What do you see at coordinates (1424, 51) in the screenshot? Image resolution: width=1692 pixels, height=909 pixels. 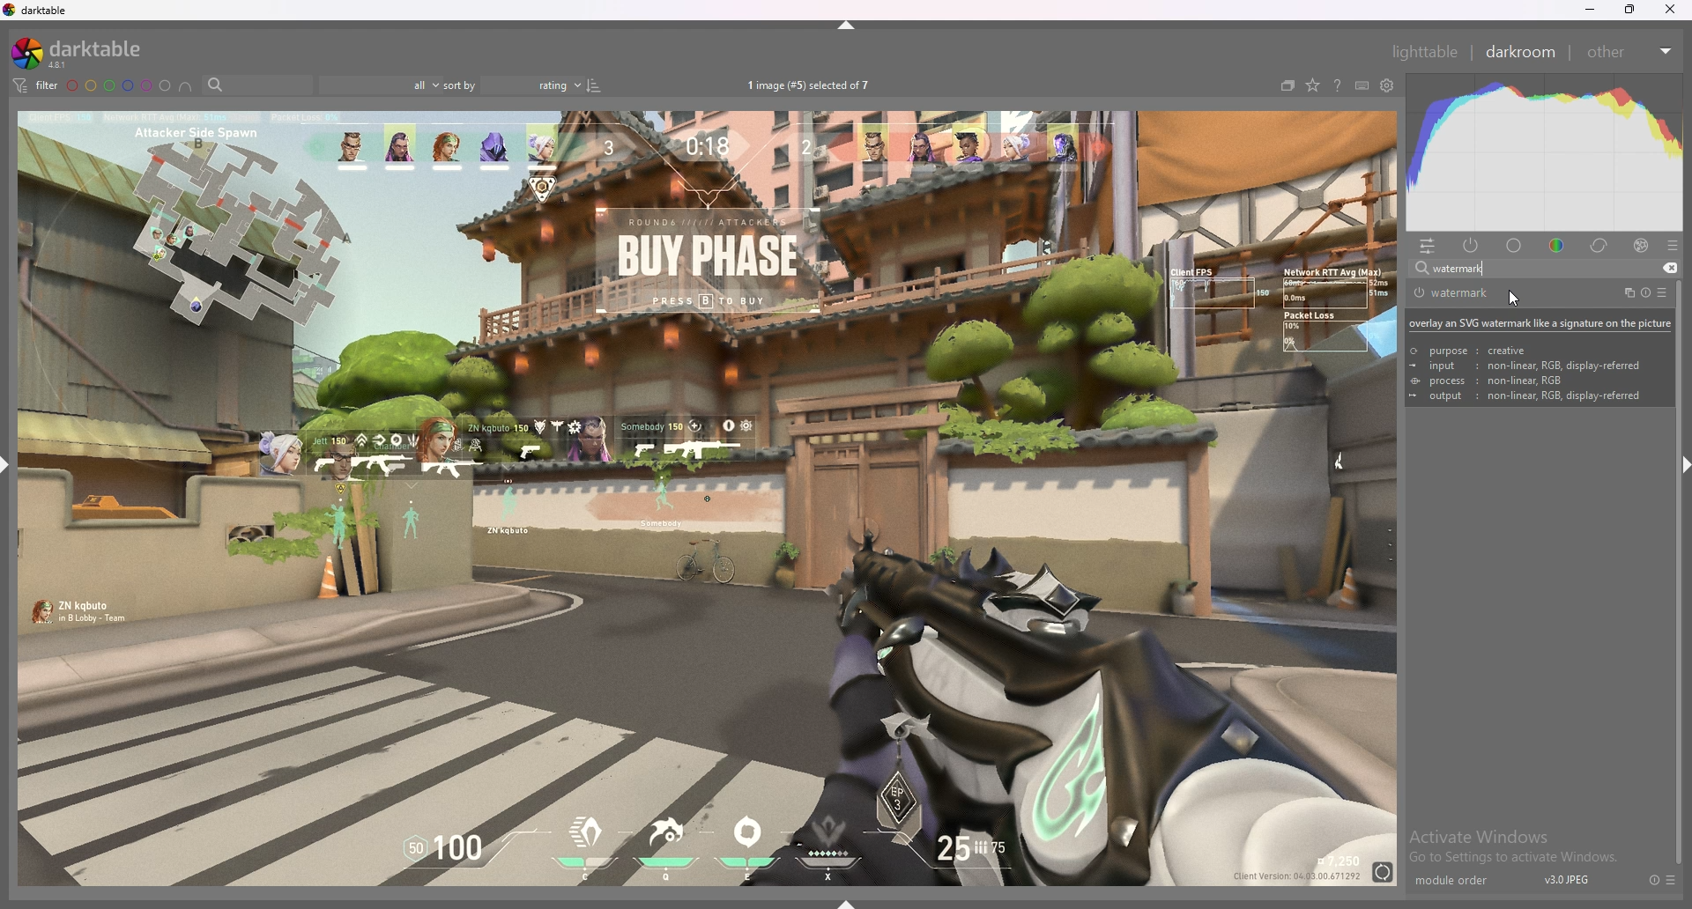 I see `lighttable` at bounding box center [1424, 51].